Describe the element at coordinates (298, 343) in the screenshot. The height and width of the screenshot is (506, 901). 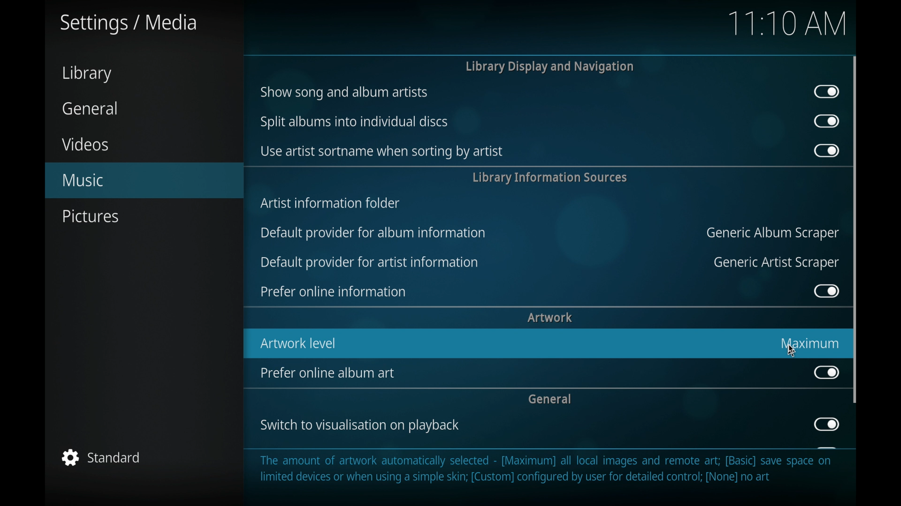
I see `artwork level` at that location.